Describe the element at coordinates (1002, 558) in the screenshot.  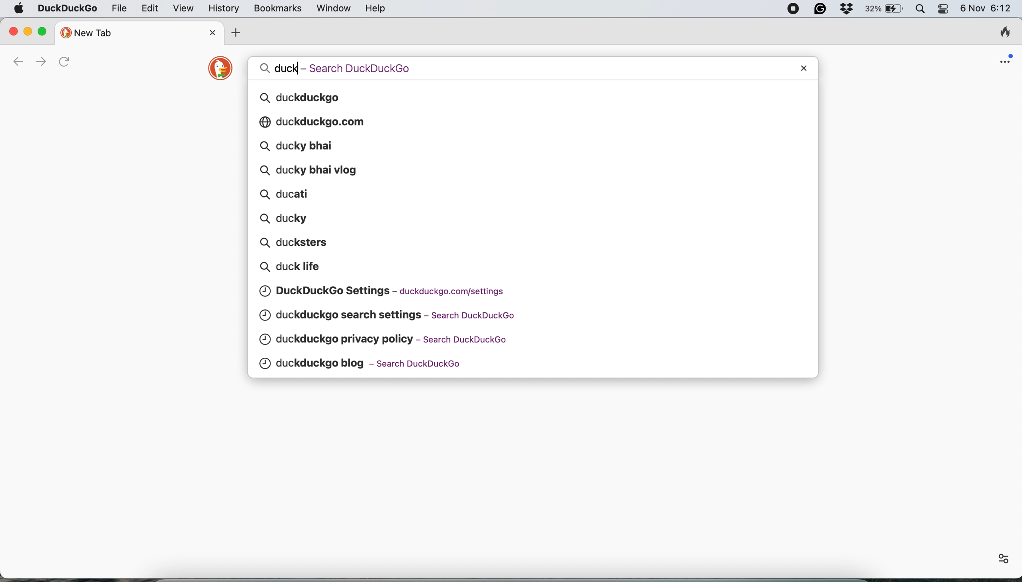
I see `settings` at that location.